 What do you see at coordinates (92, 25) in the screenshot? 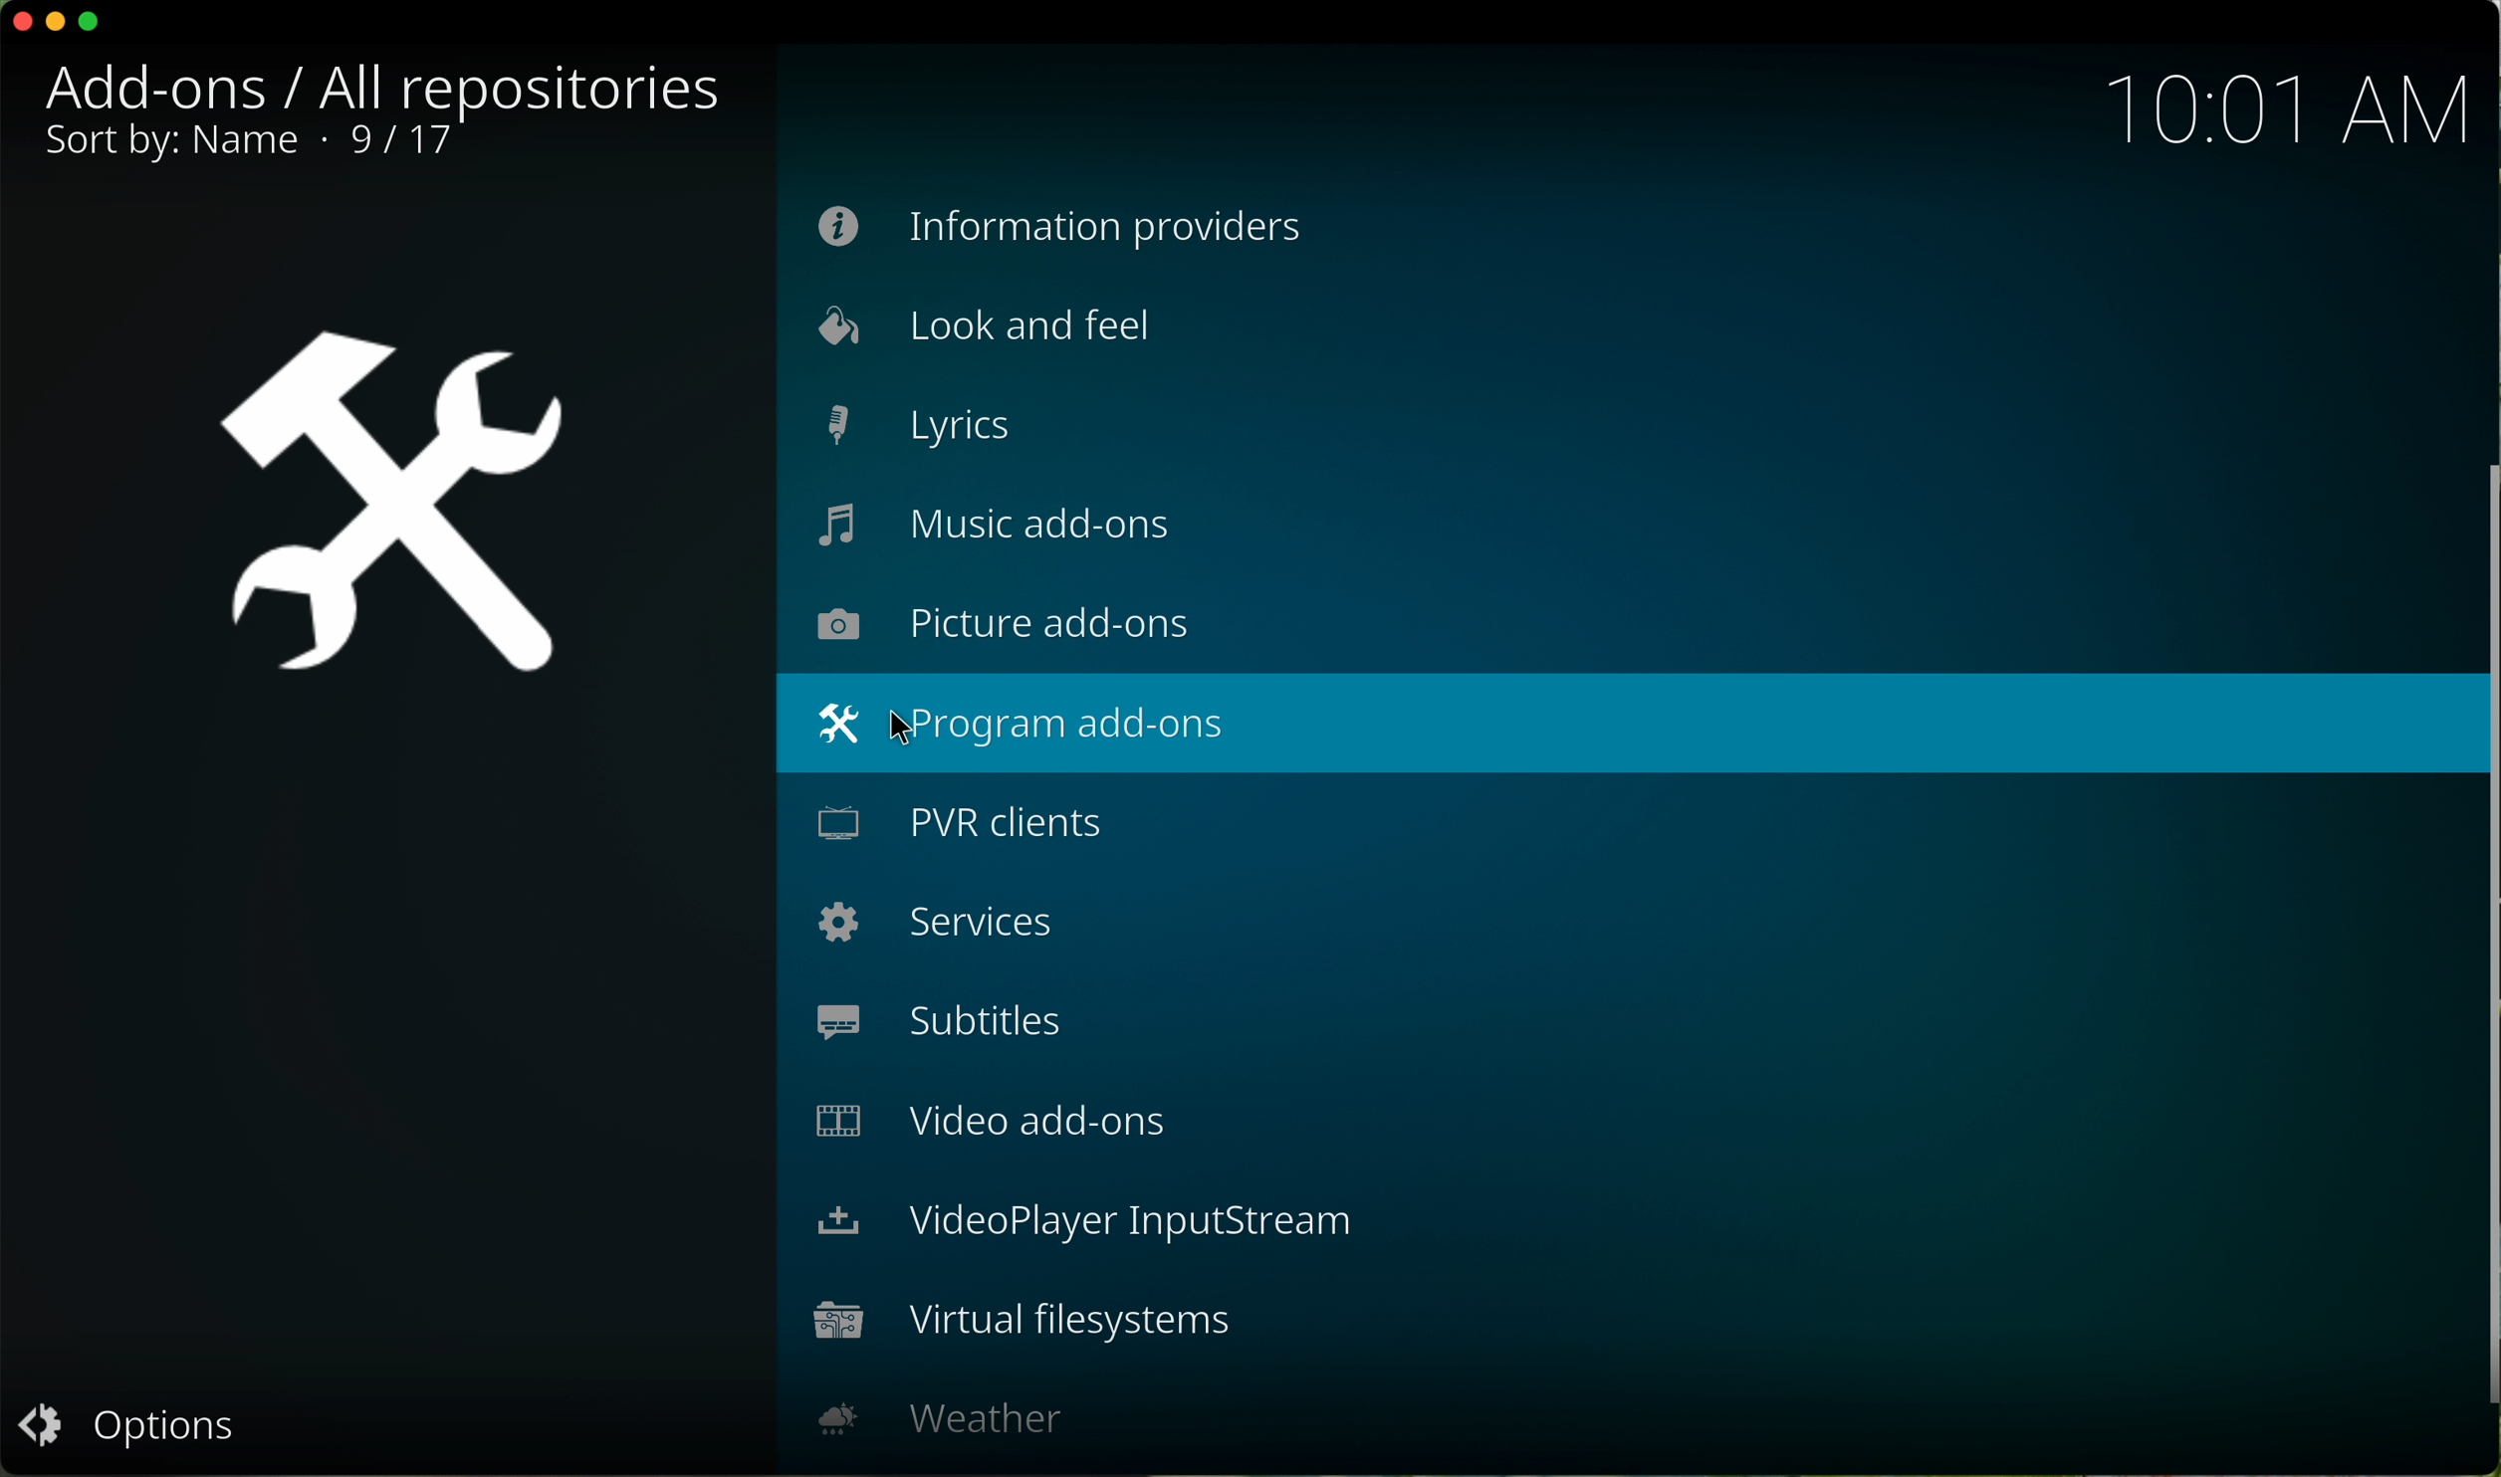
I see `maximize` at bounding box center [92, 25].